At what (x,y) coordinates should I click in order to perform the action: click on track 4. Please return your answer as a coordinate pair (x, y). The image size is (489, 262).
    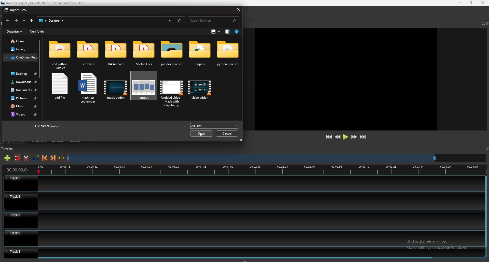
    Looking at the image, I should click on (242, 202).